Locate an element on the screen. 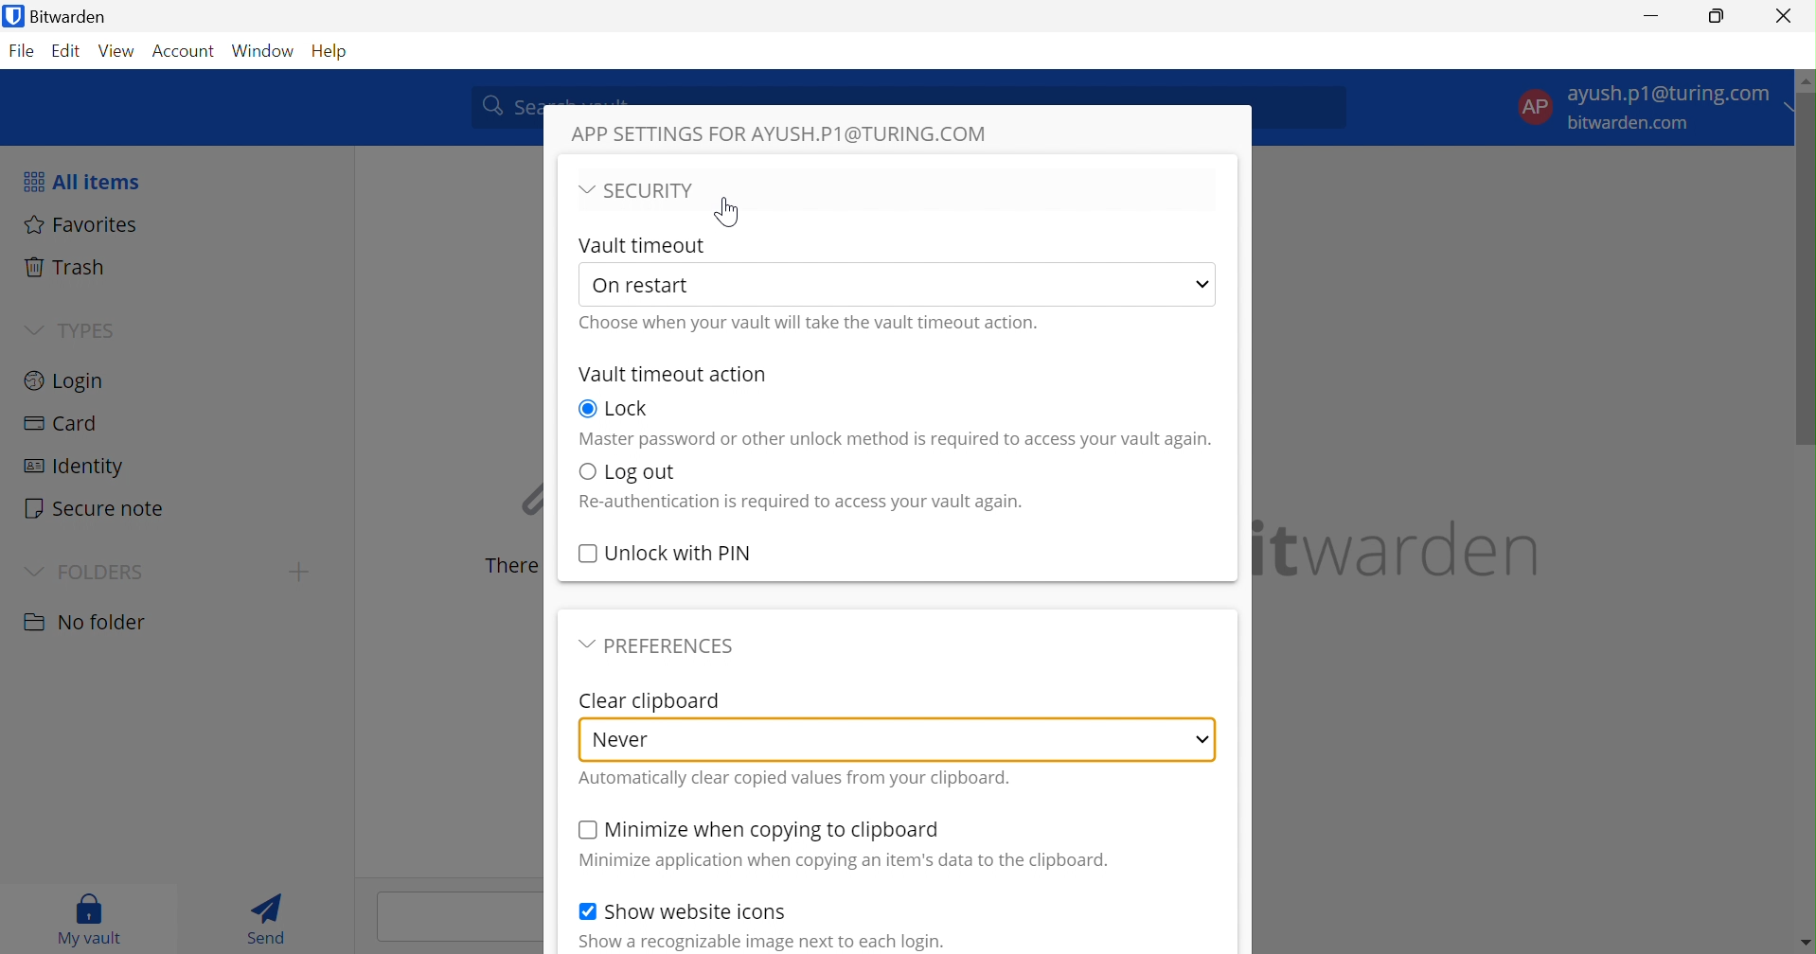 The height and width of the screenshot is (954, 1816). Secure note is located at coordinates (96, 507).